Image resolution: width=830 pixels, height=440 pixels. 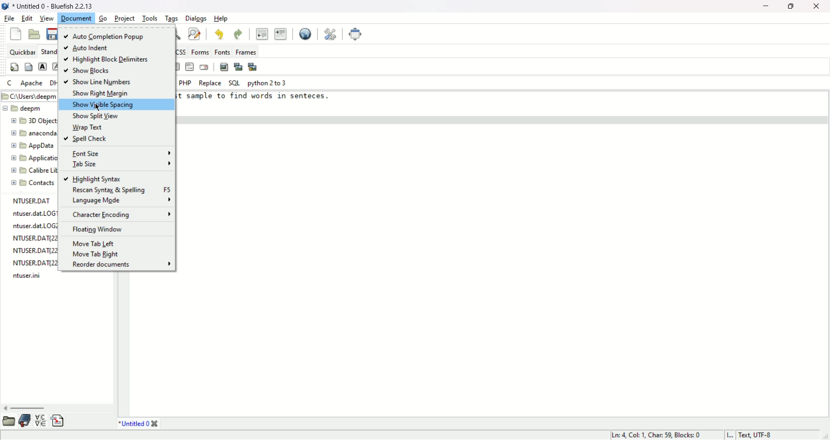 I want to click on quickbar, so click(x=22, y=52).